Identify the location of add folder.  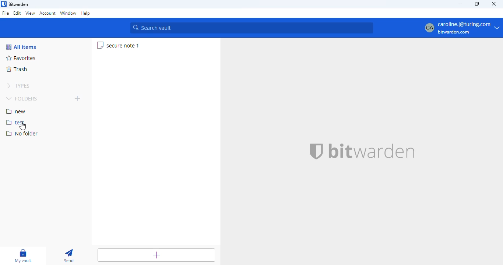
(77, 99).